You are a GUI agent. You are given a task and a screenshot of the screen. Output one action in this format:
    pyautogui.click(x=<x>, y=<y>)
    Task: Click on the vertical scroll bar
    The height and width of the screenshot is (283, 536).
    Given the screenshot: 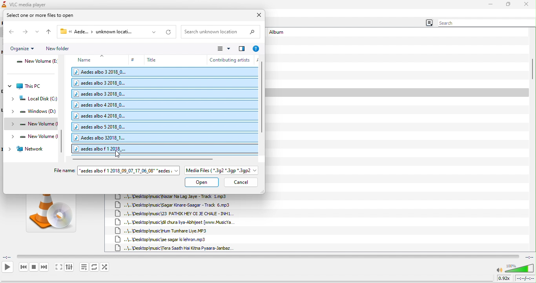 What is the action you would take?
    pyautogui.click(x=262, y=96)
    